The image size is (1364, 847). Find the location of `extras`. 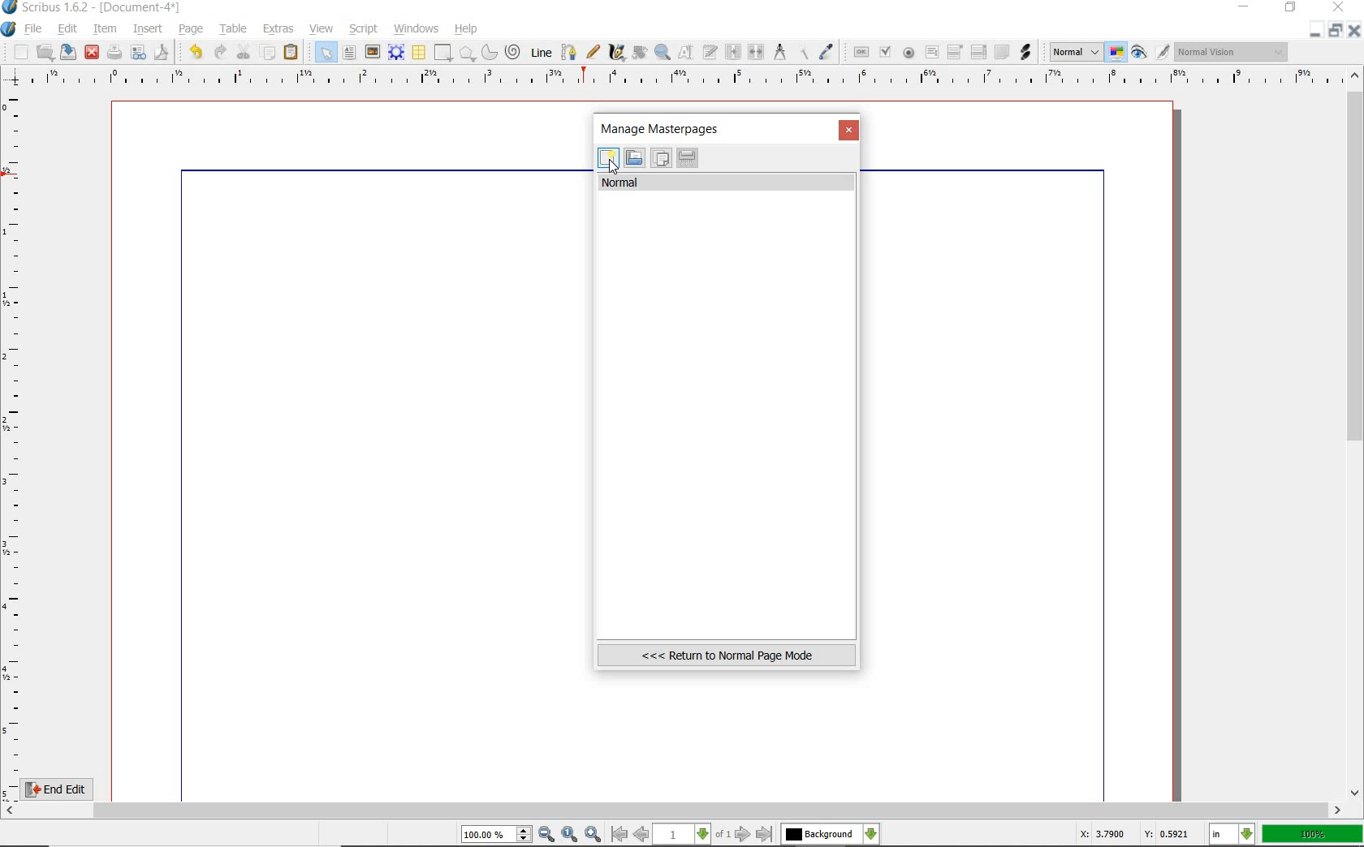

extras is located at coordinates (279, 29).